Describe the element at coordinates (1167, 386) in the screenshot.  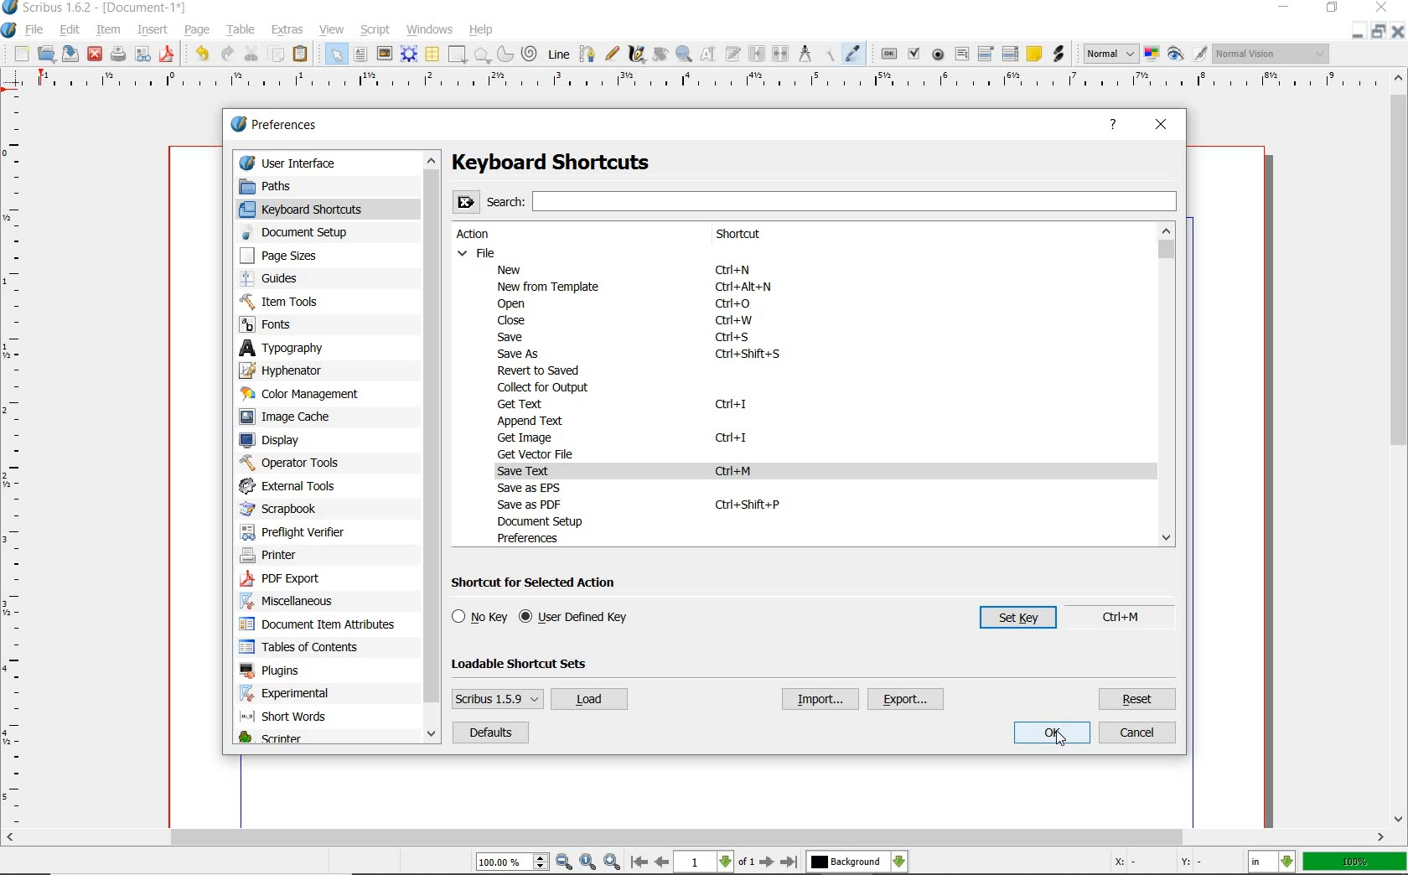
I see `scrollbar` at that location.